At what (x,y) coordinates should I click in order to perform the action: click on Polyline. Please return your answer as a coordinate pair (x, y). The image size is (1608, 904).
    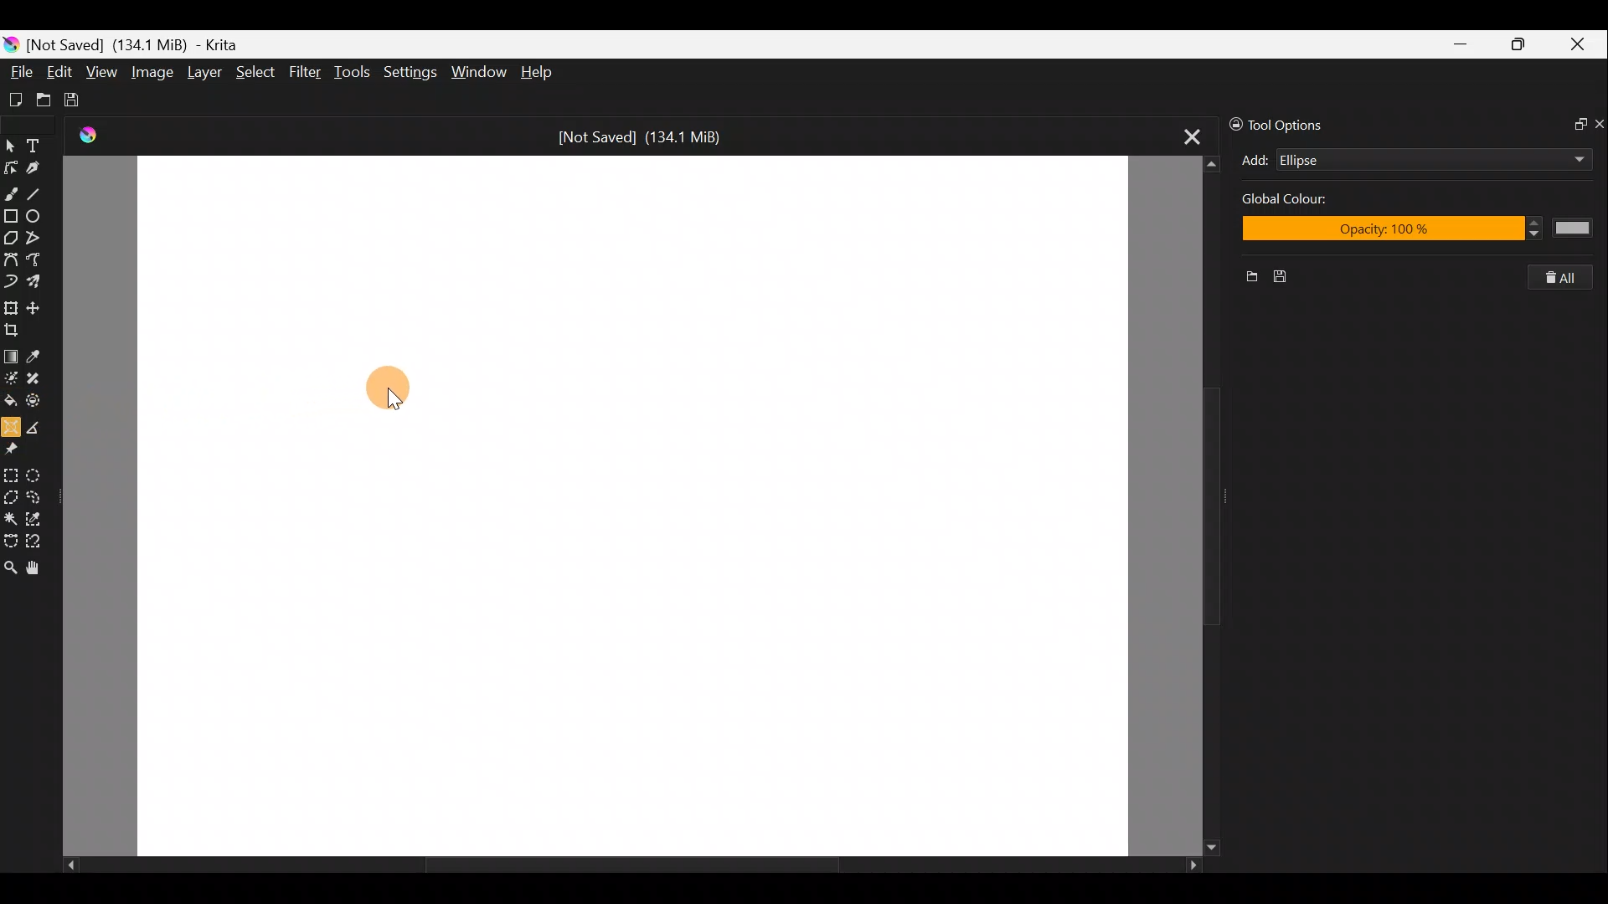
    Looking at the image, I should click on (39, 239).